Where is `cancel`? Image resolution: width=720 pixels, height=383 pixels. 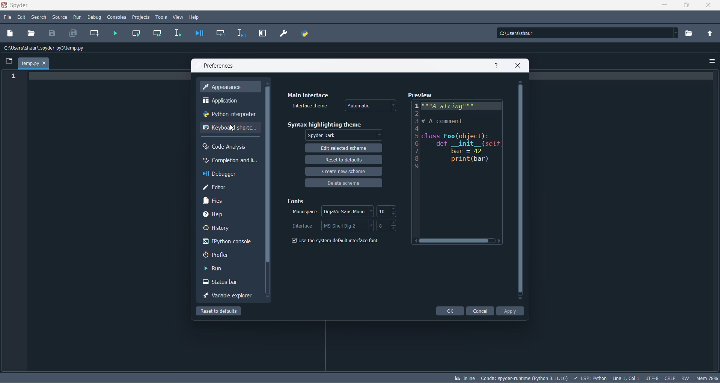 cancel is located at coordinates (480, 312).